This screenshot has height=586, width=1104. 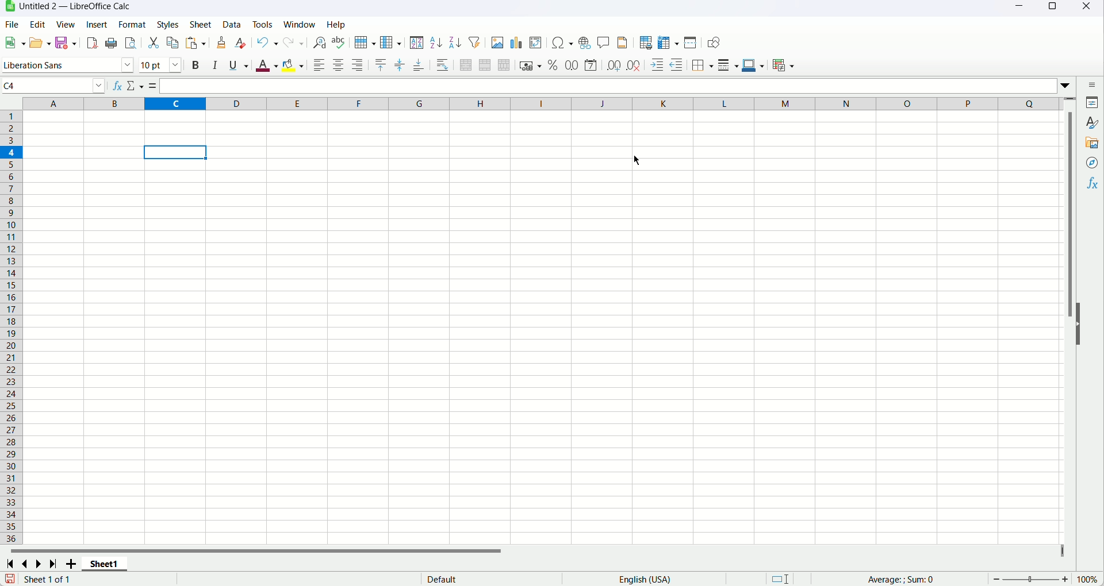 What do you see at coordinates (645, 579) in the screenshot?
I see `Text language` at bounding box center [645, 579].